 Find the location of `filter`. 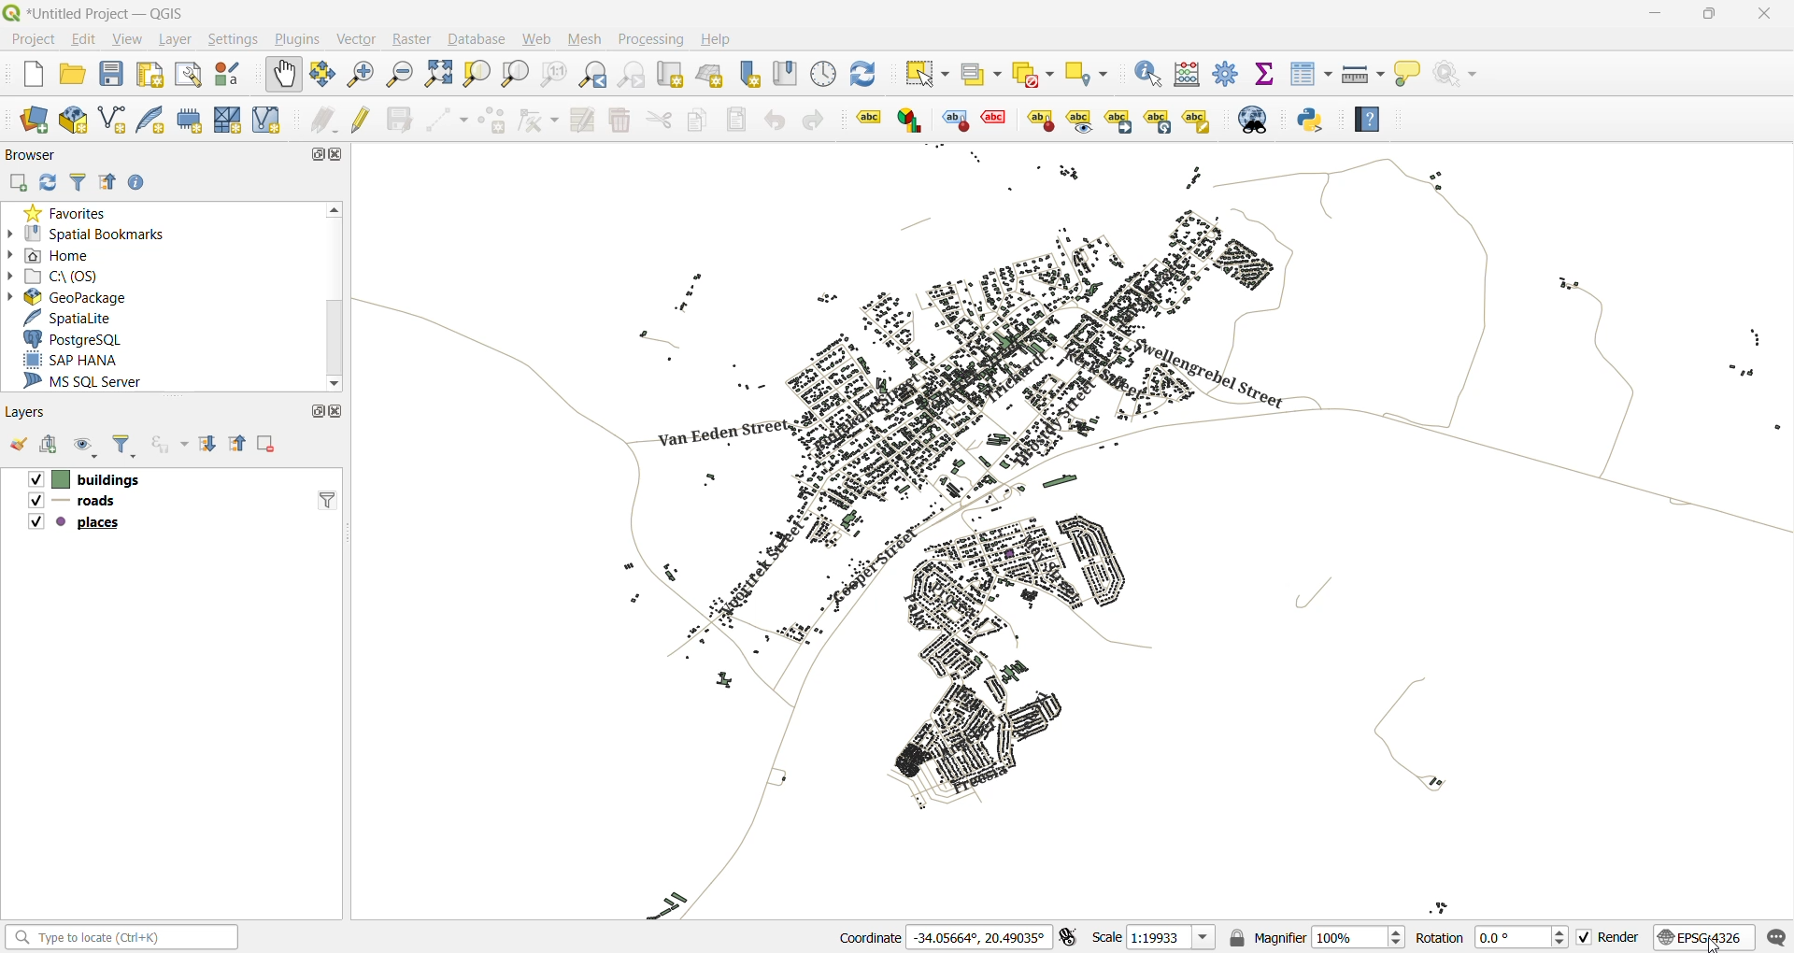

filter is located at coordinates (328, 499).